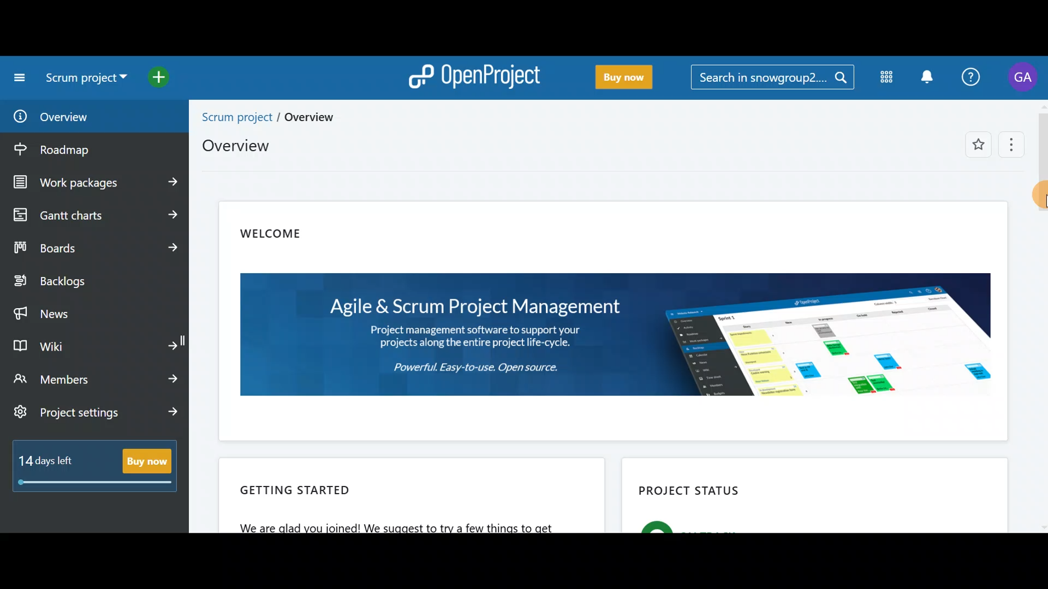 Image resolution: width=1048 pixels, height=589 pixels. What do you see at coordinates (94, 344) in the screenshot?
I see `Wiki` at bounding box center [94, 344].